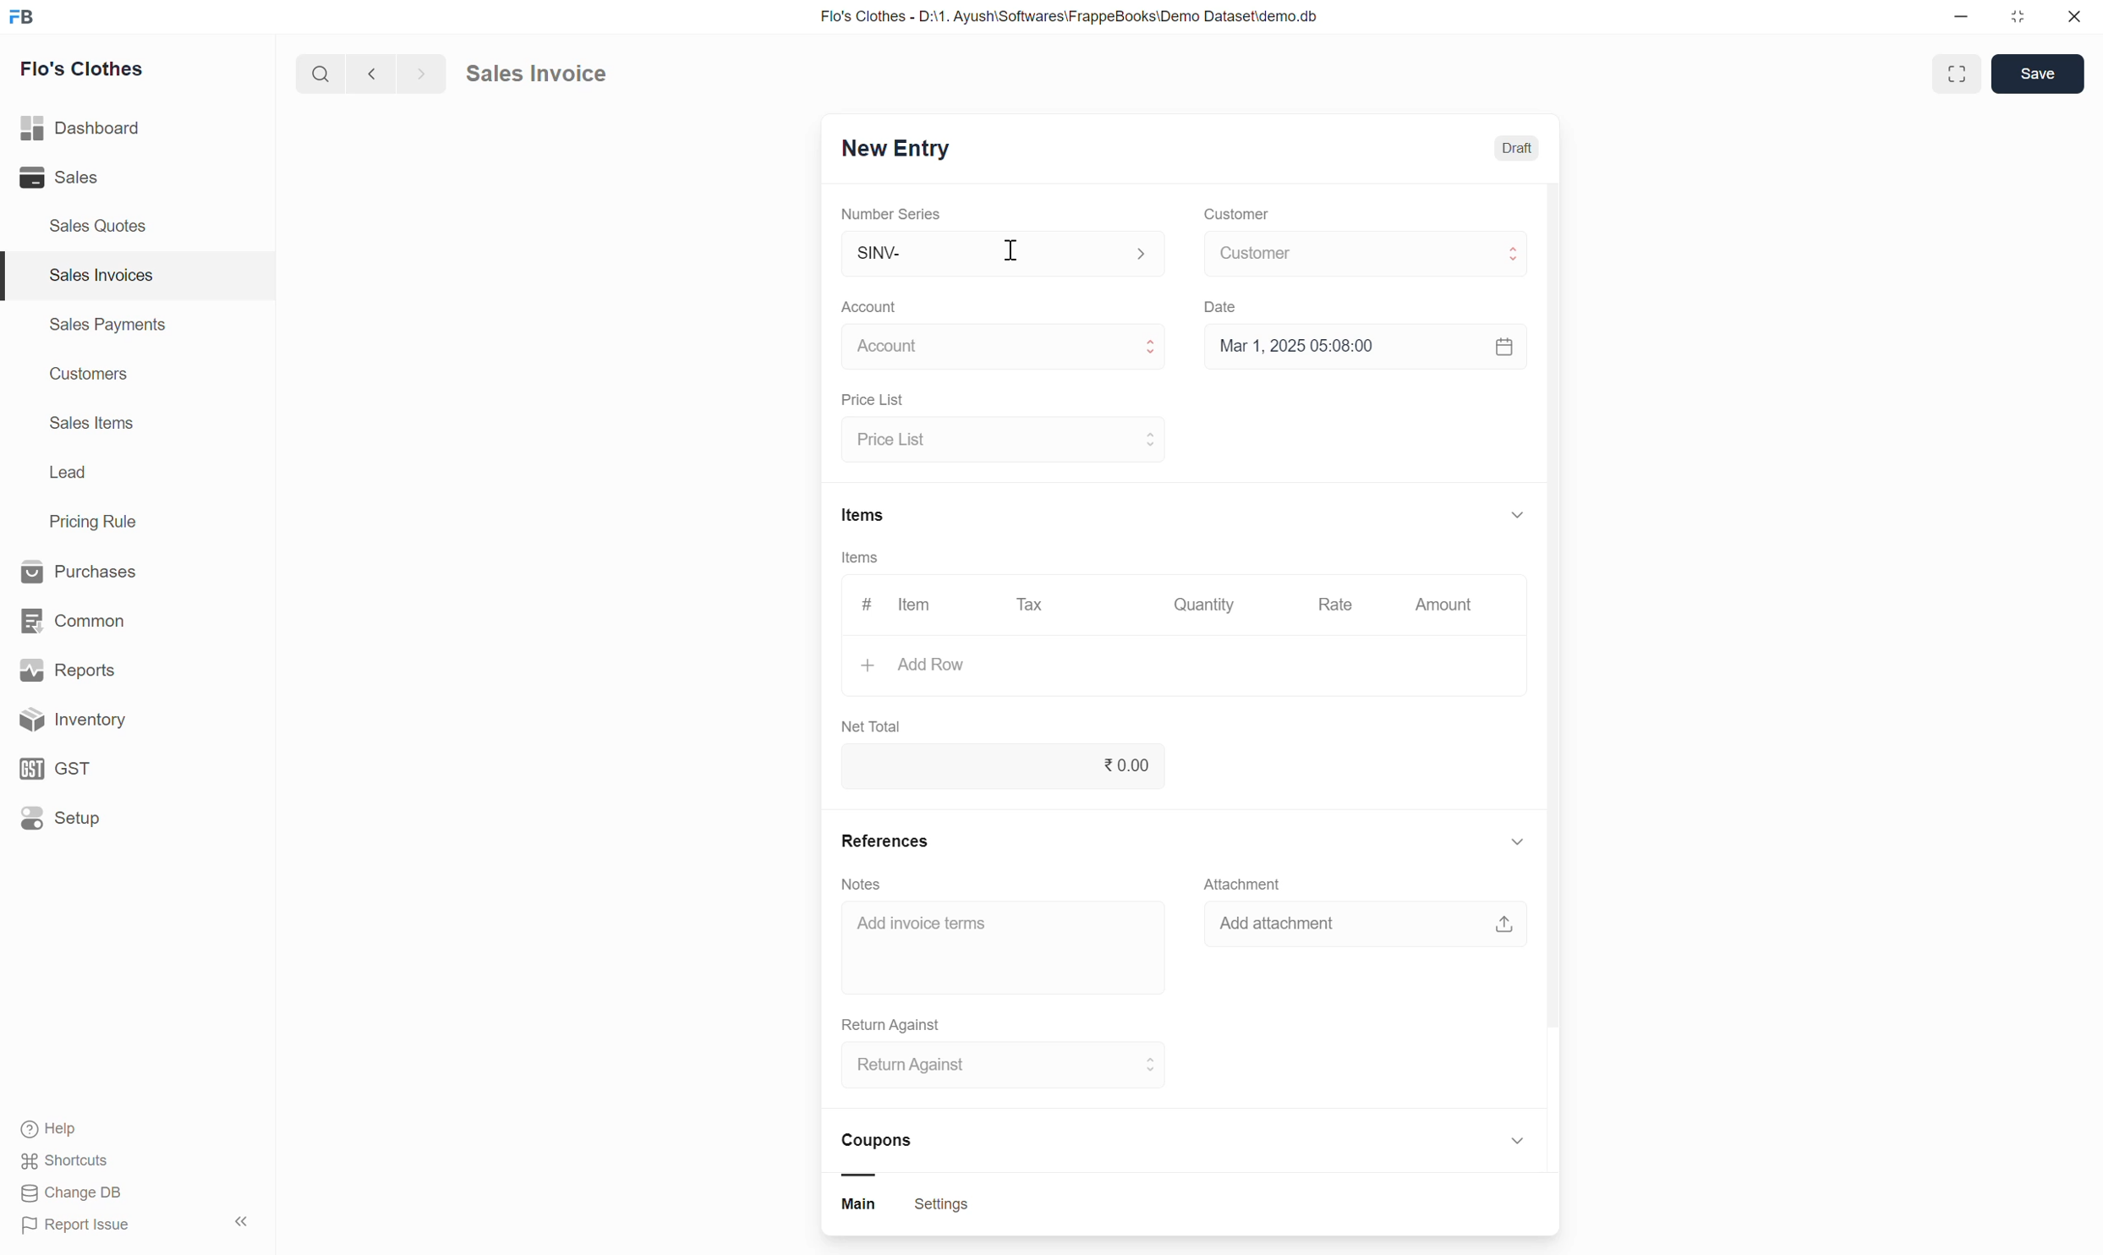 This screenshot has width=2103, height=1255. I want to click on Quantity, so click(1210, 607).